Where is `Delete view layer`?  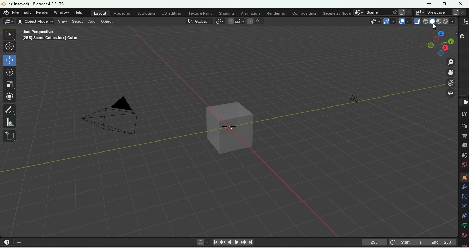 Delete view layer is located at coordinates (464, 12).